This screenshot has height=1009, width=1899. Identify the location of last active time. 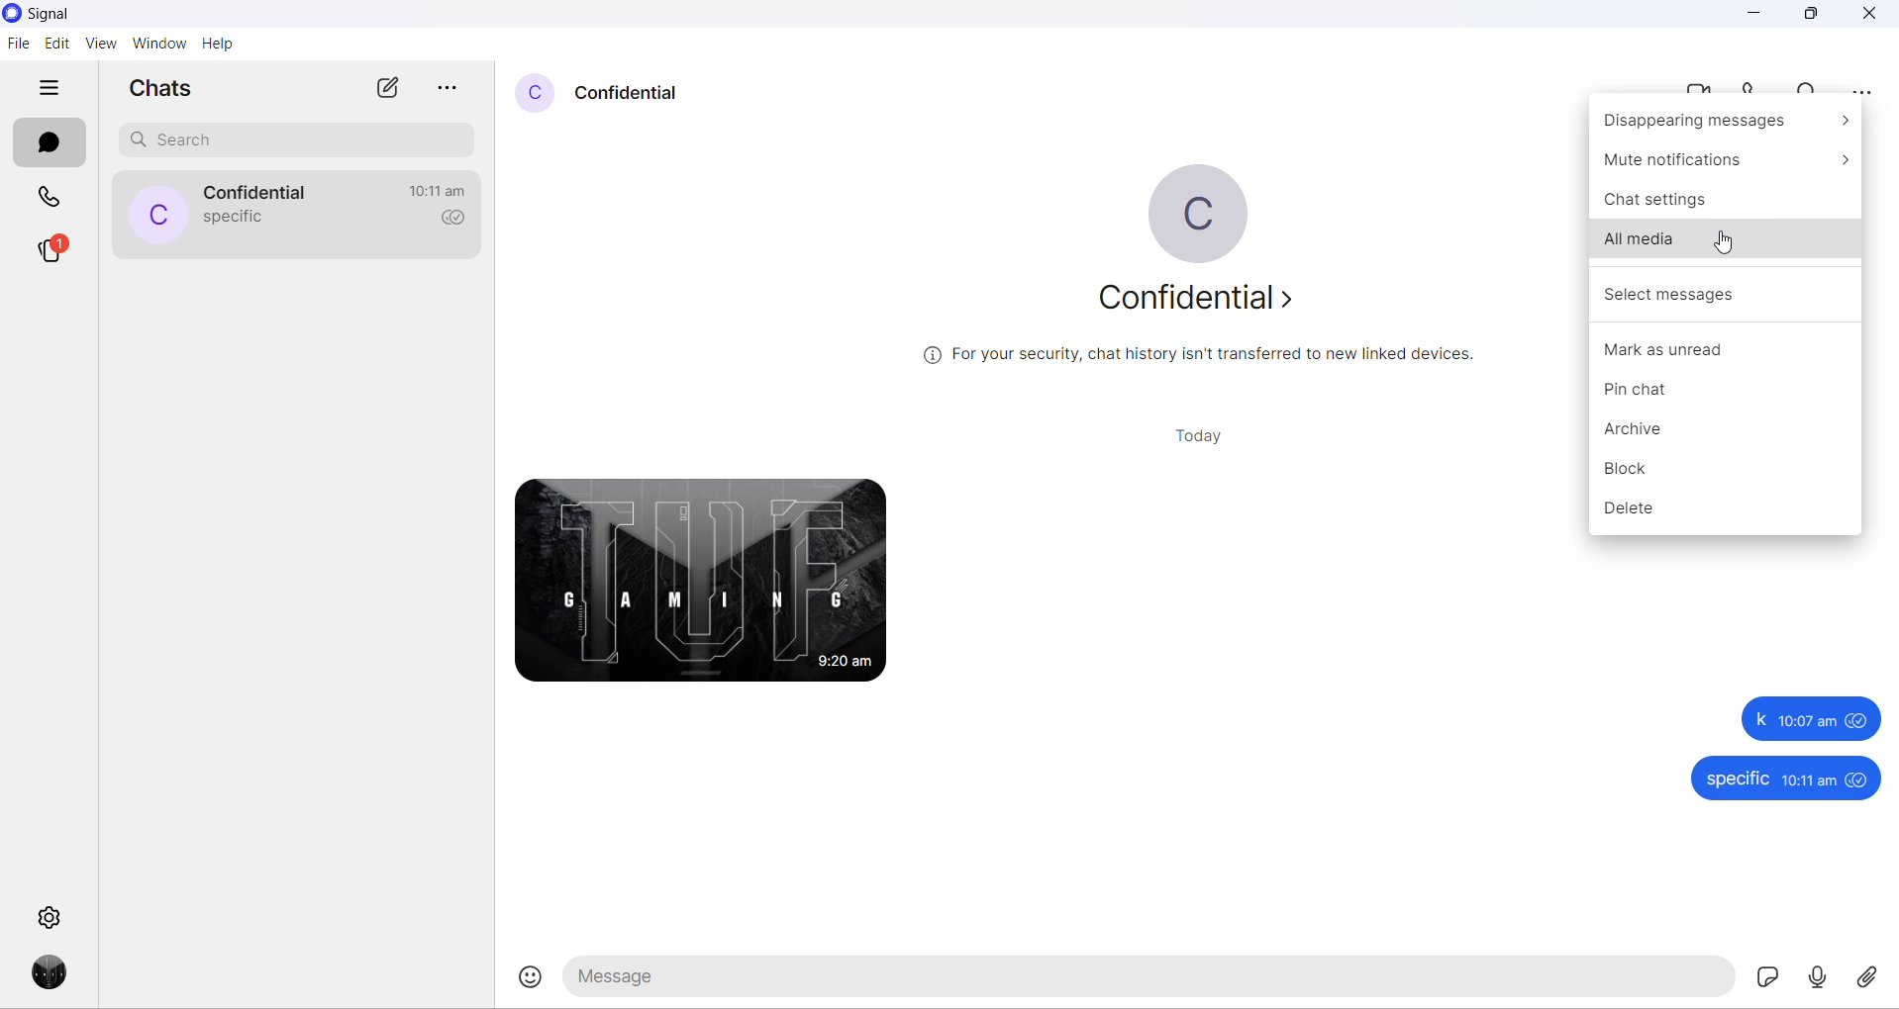
(443, 190).